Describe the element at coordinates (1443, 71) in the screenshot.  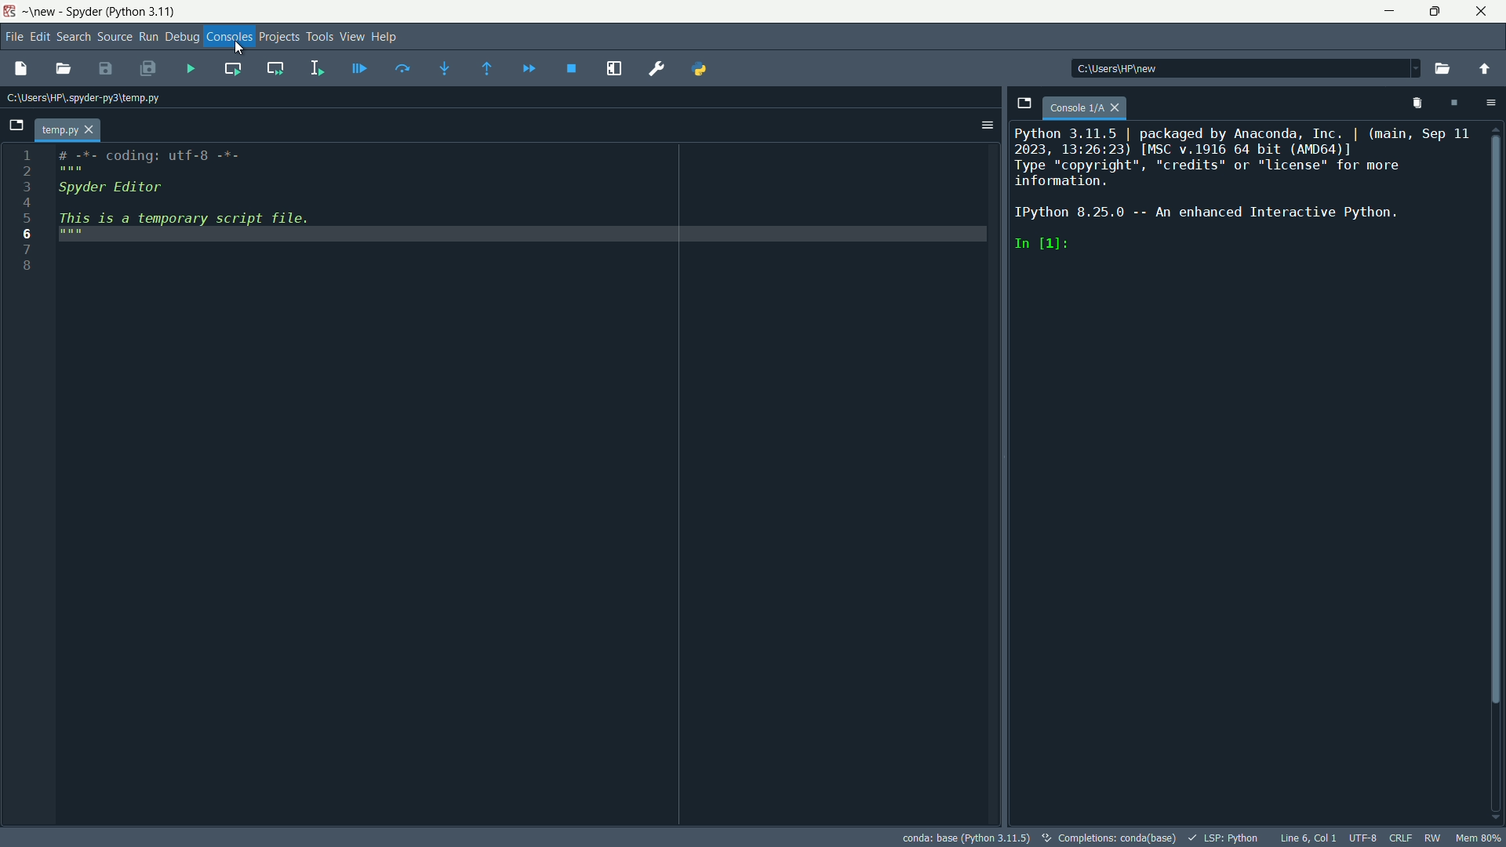
I see `browse a working directory` at that location.